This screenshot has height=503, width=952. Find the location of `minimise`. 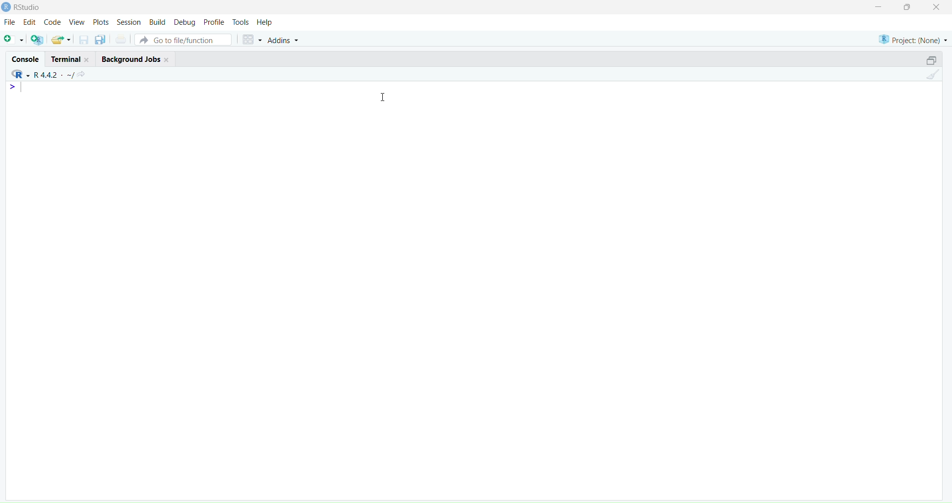

minimise is located at coordinates (872, 6).